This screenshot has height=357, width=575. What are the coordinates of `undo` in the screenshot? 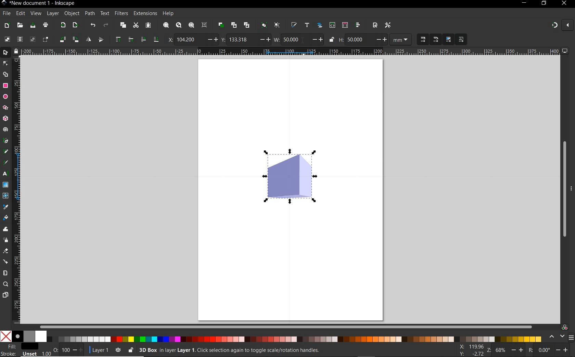 It's located at (93, 25).